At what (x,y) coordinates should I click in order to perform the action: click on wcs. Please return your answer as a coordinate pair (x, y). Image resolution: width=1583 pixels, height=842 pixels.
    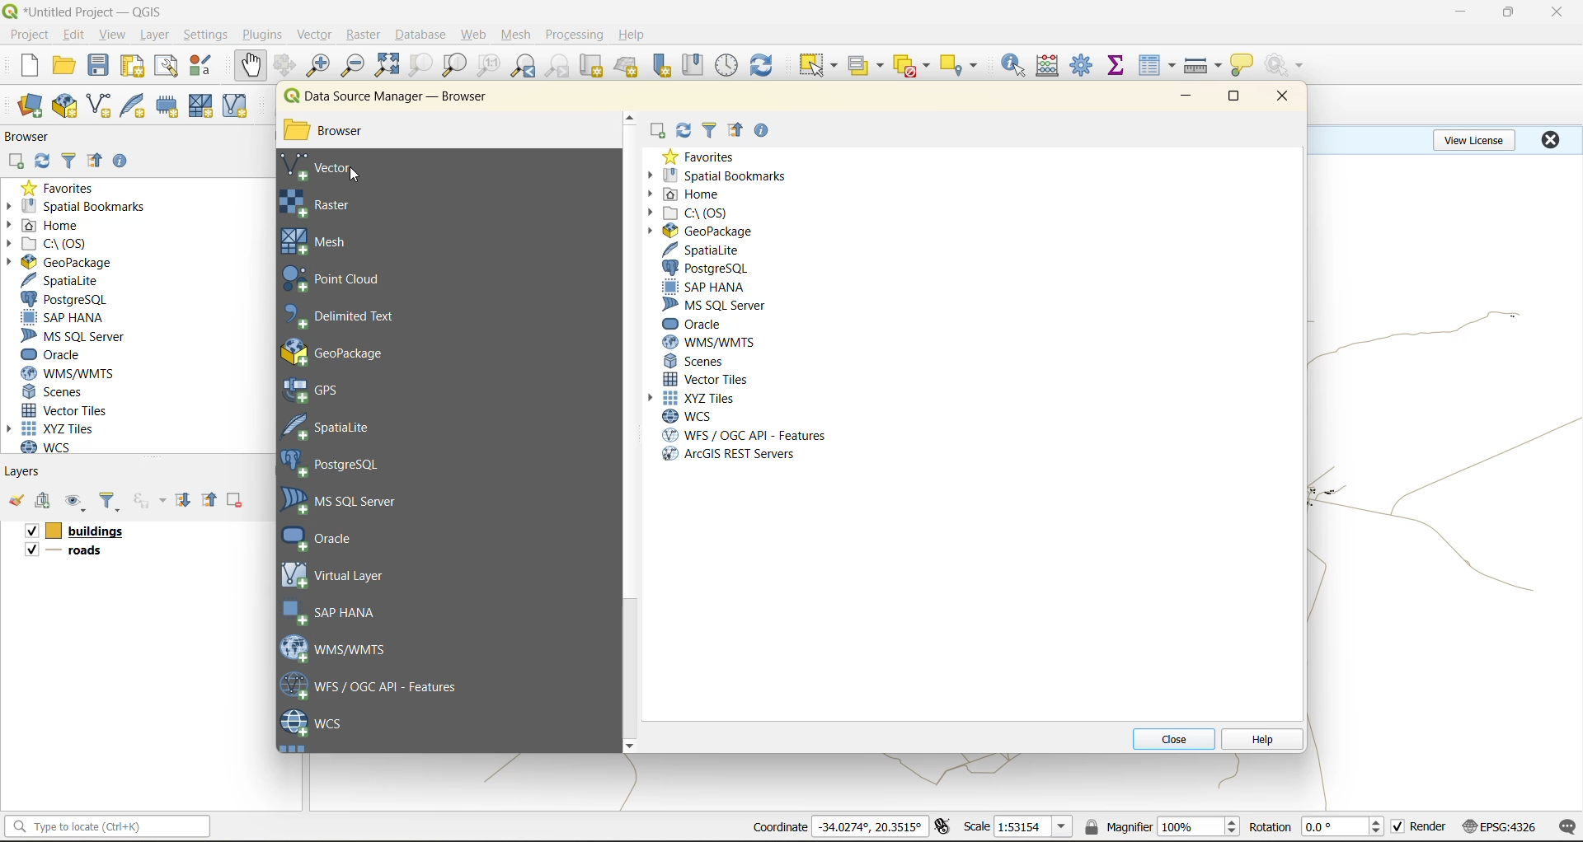
    Looking at the image, I should click on (55, 447).